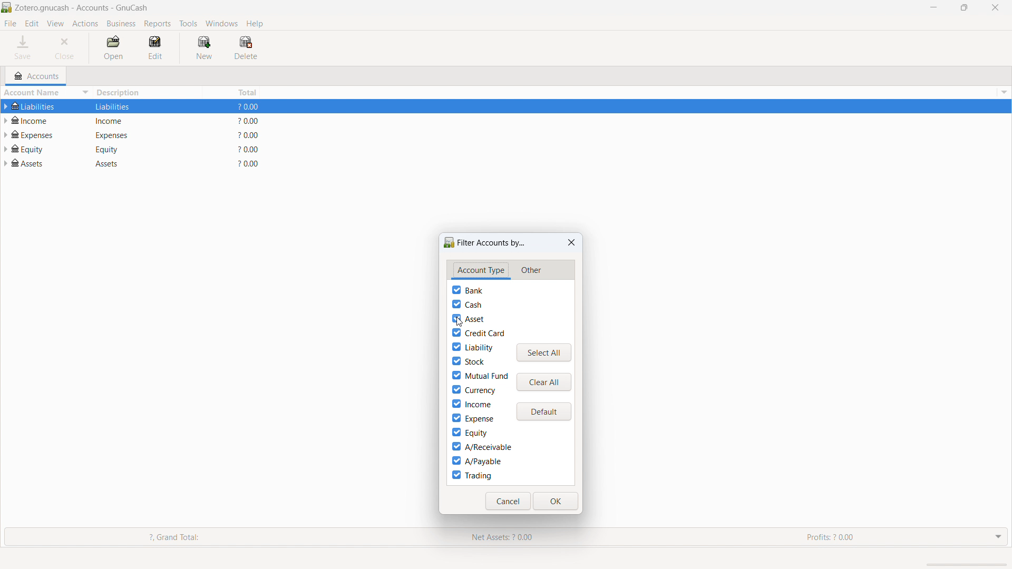 Image resolution: width=1012 pixels, height=569 pixels. What do you see at coordinates (116, 164) in the screenshot?
I see `assets` at bounding box center [116, 164].